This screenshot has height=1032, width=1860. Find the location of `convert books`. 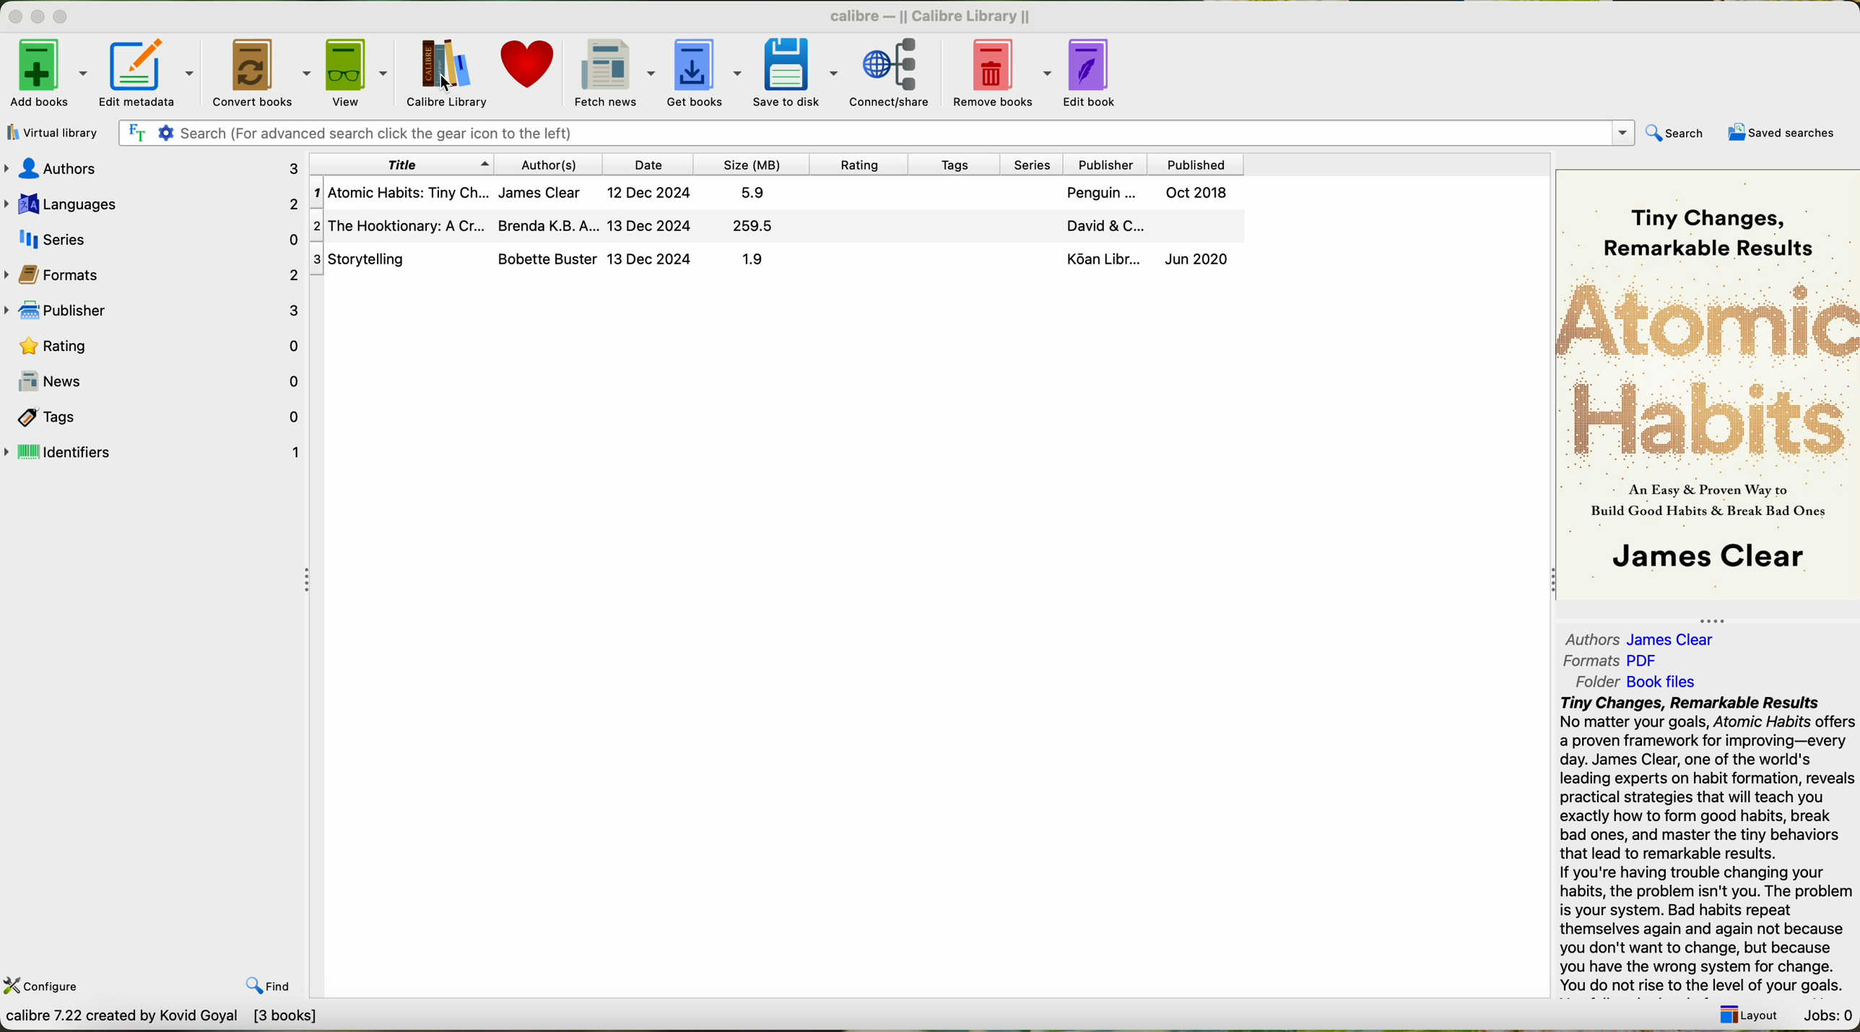

convert books is located at coordinates (258, 71).